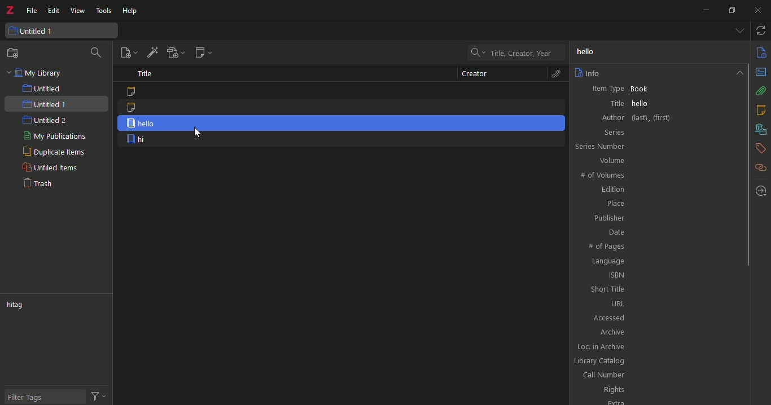  I want to click on cursor, so click(201, 133).